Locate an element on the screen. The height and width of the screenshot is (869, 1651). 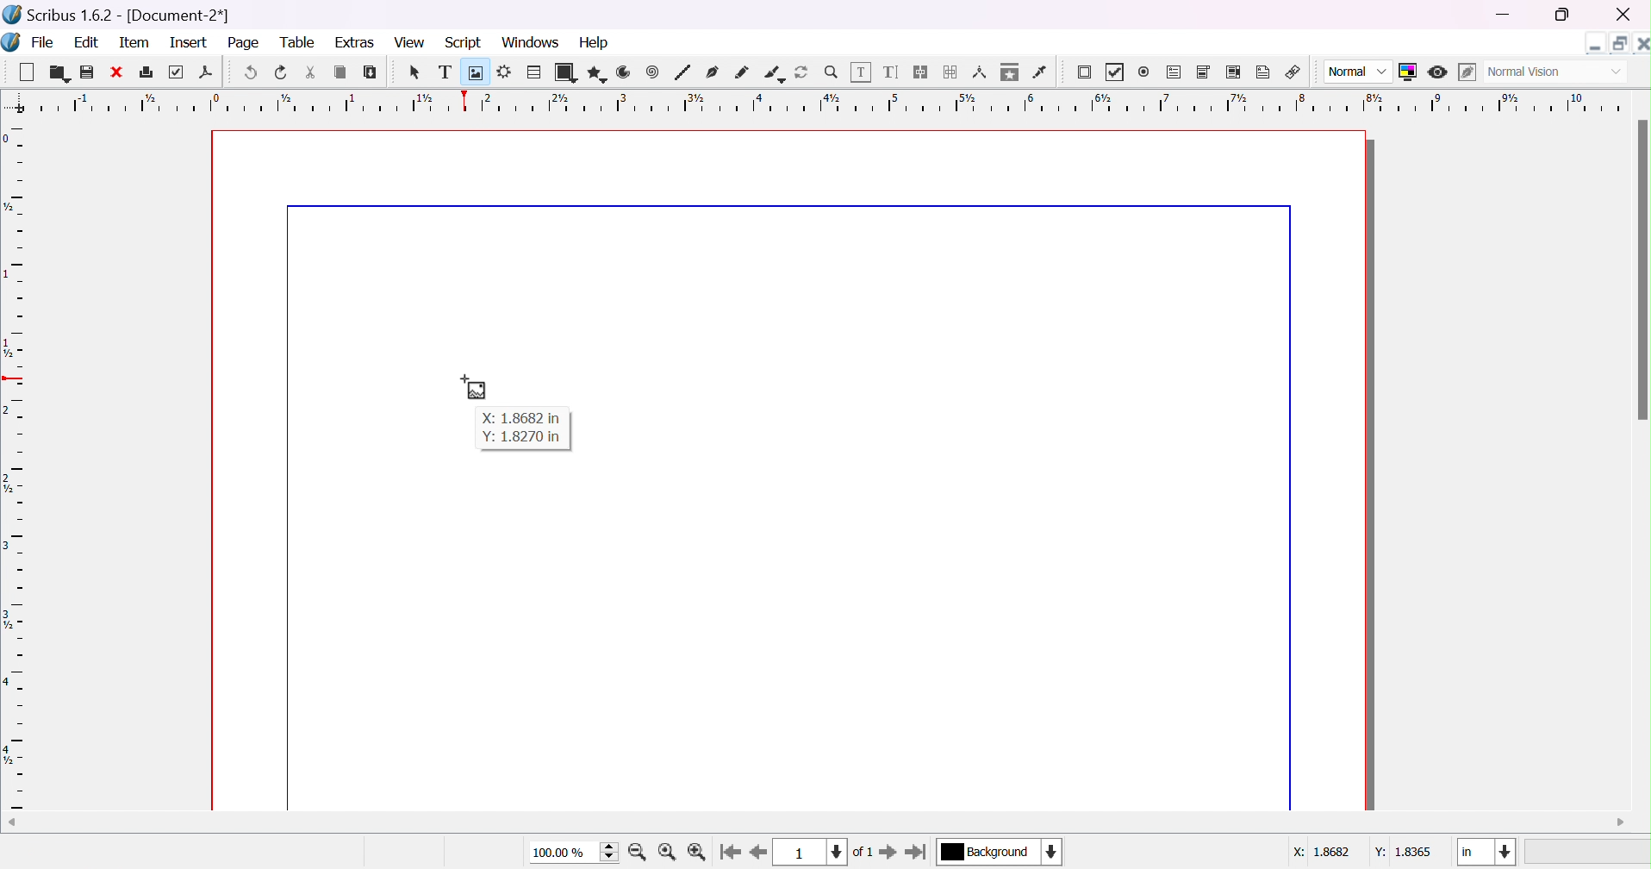
current layer is located at coordinates (1000, 851).